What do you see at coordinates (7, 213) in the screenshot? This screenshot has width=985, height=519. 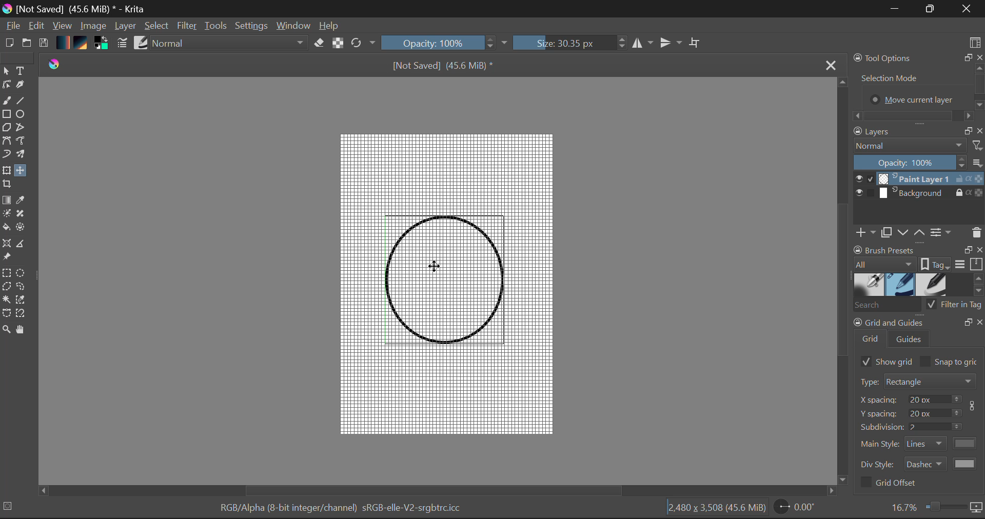 I see `Colorize Mask Tool` at bounding box center [7, 213].